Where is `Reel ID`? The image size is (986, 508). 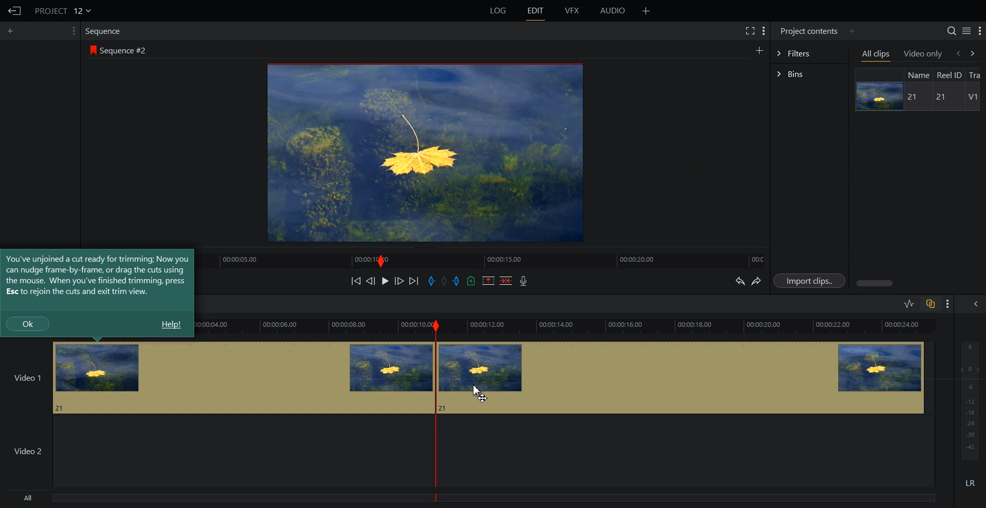
Reel ID is located at coordinates (949, 75).